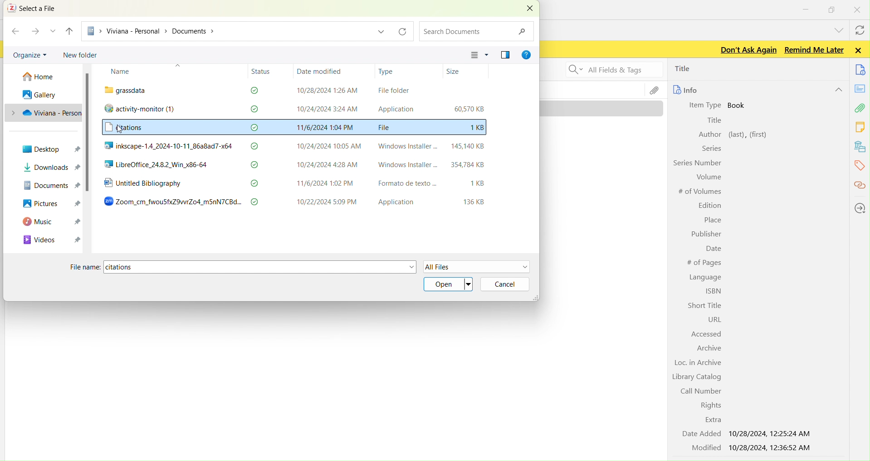 The height and width of the screenshot is (461, 870). What do you see at coordinates (772, 448) in the screenshot?
I see ` 10/28/2024, 12:36:52 AM` at bounding box center [772, 448].